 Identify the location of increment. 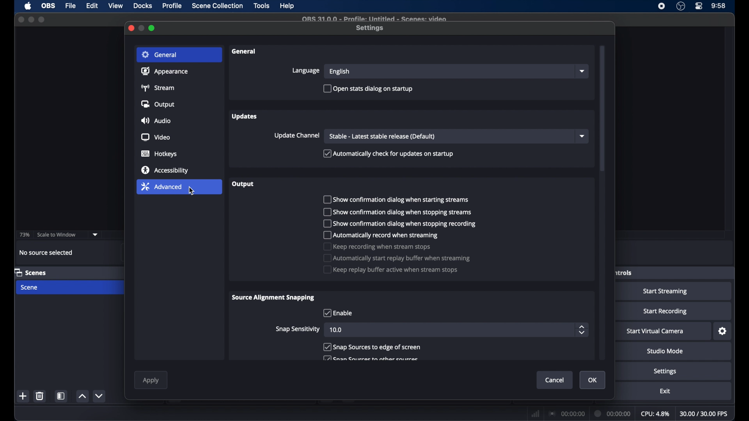
(82, 397).